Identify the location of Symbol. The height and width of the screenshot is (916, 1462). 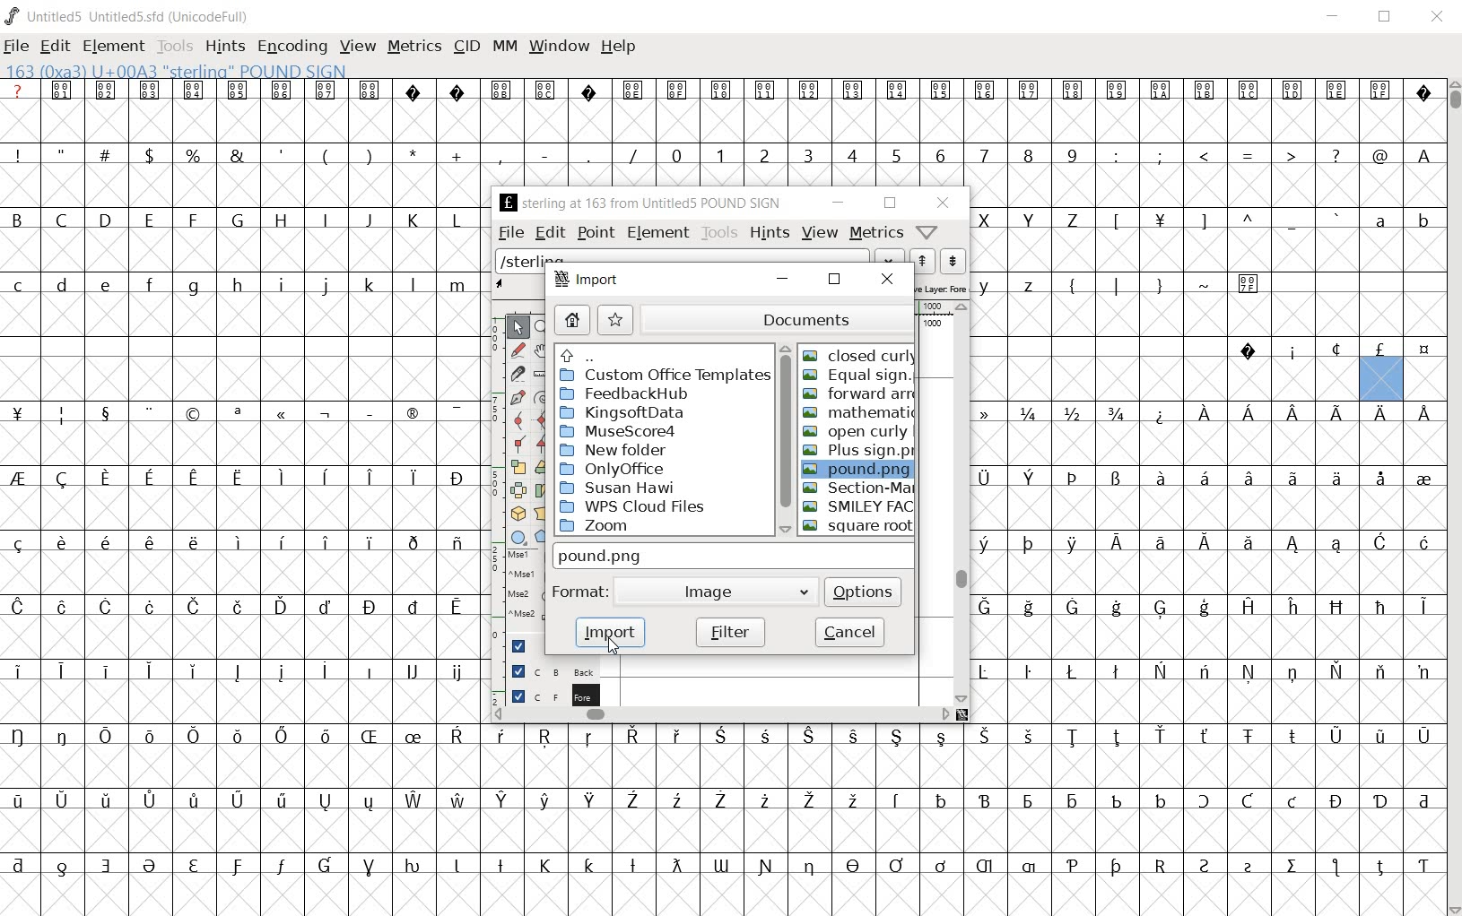
(63, 736).